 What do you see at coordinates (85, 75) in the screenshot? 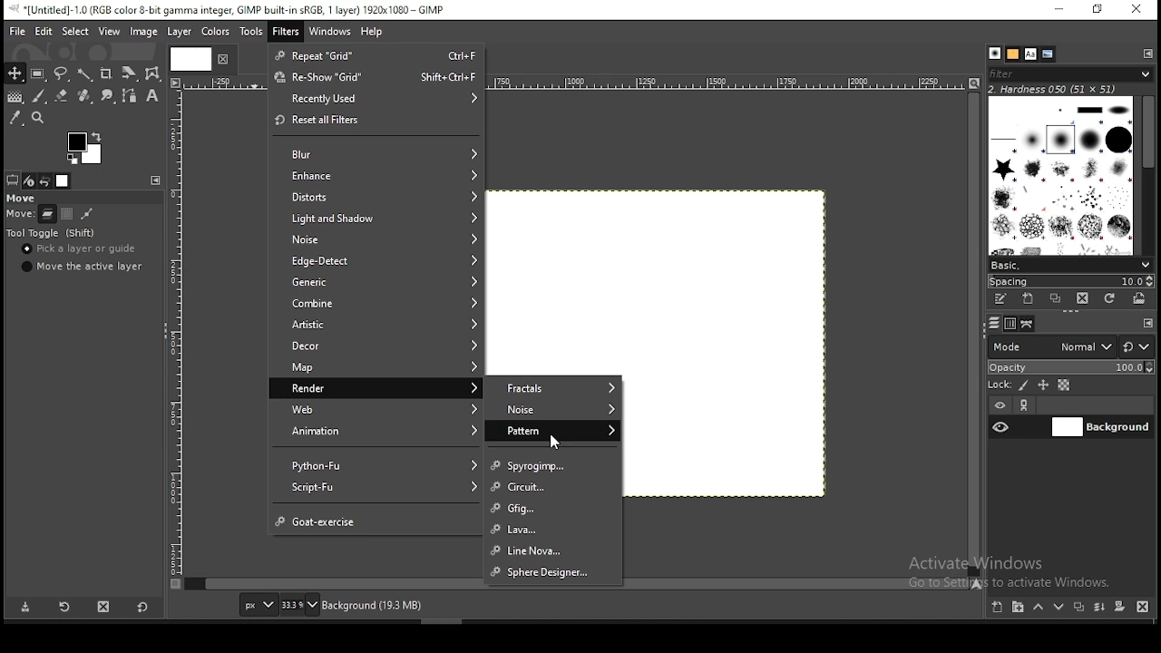
I see `fuzzy select tool` at bounding box center [85, 75].